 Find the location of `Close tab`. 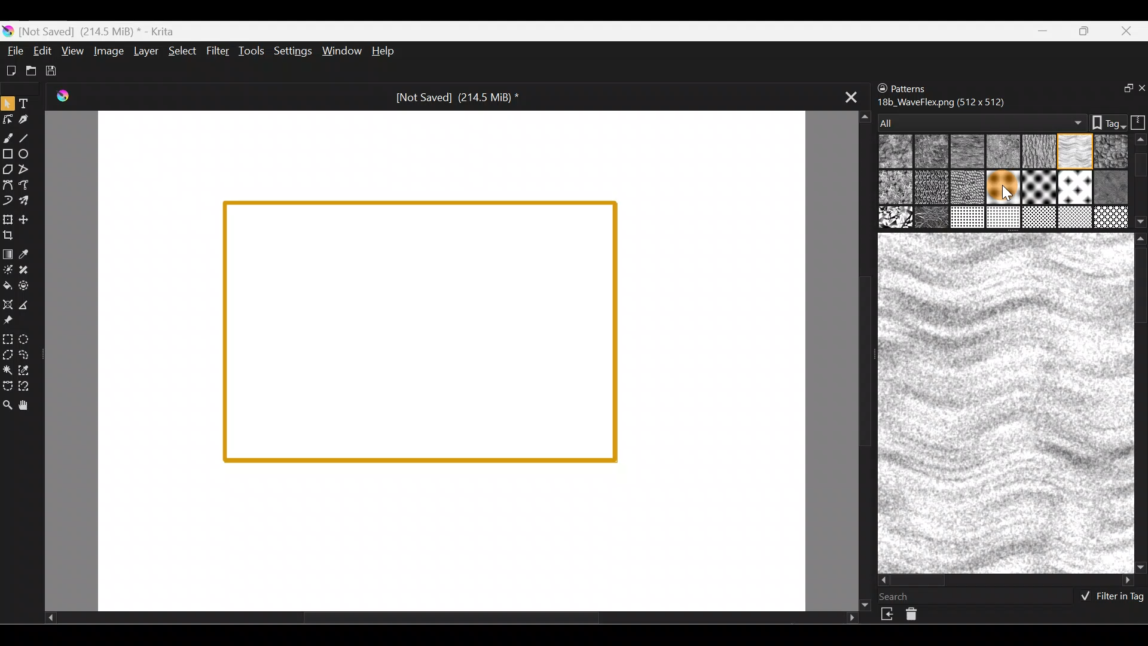

Close tab is located at coordinates (846, 97).